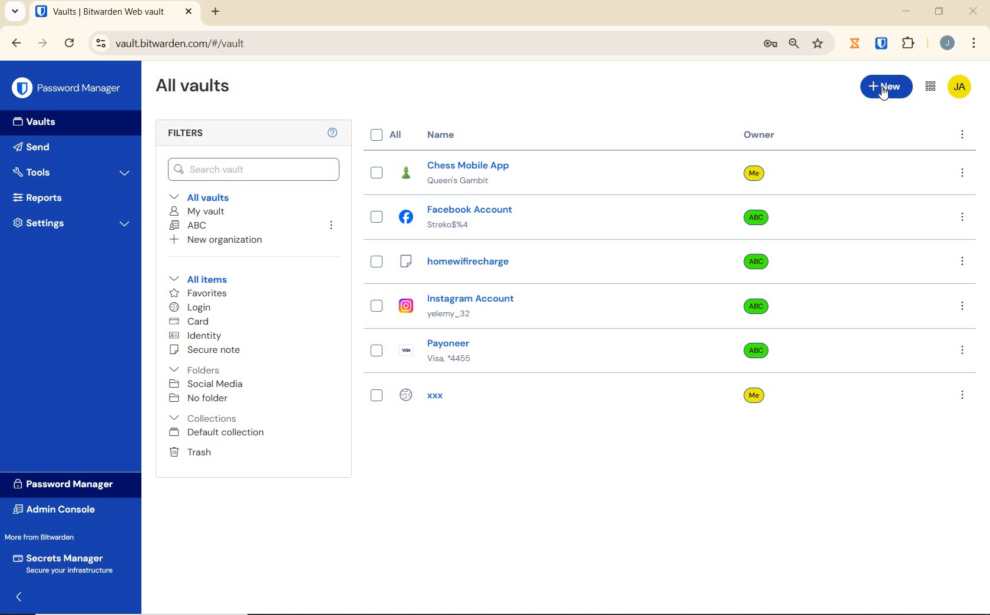 The image size is (990, 615). What do you see at coordinates (205, 351) in the screenshot?
I see `secure note` at bounding box center [205, 351].